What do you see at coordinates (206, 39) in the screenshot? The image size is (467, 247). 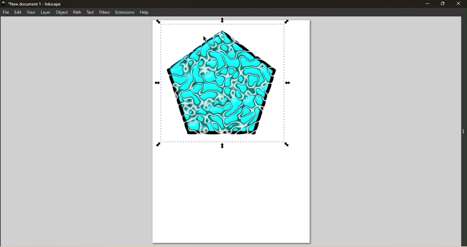 I see `cursor` at bounding box center [206, 39].